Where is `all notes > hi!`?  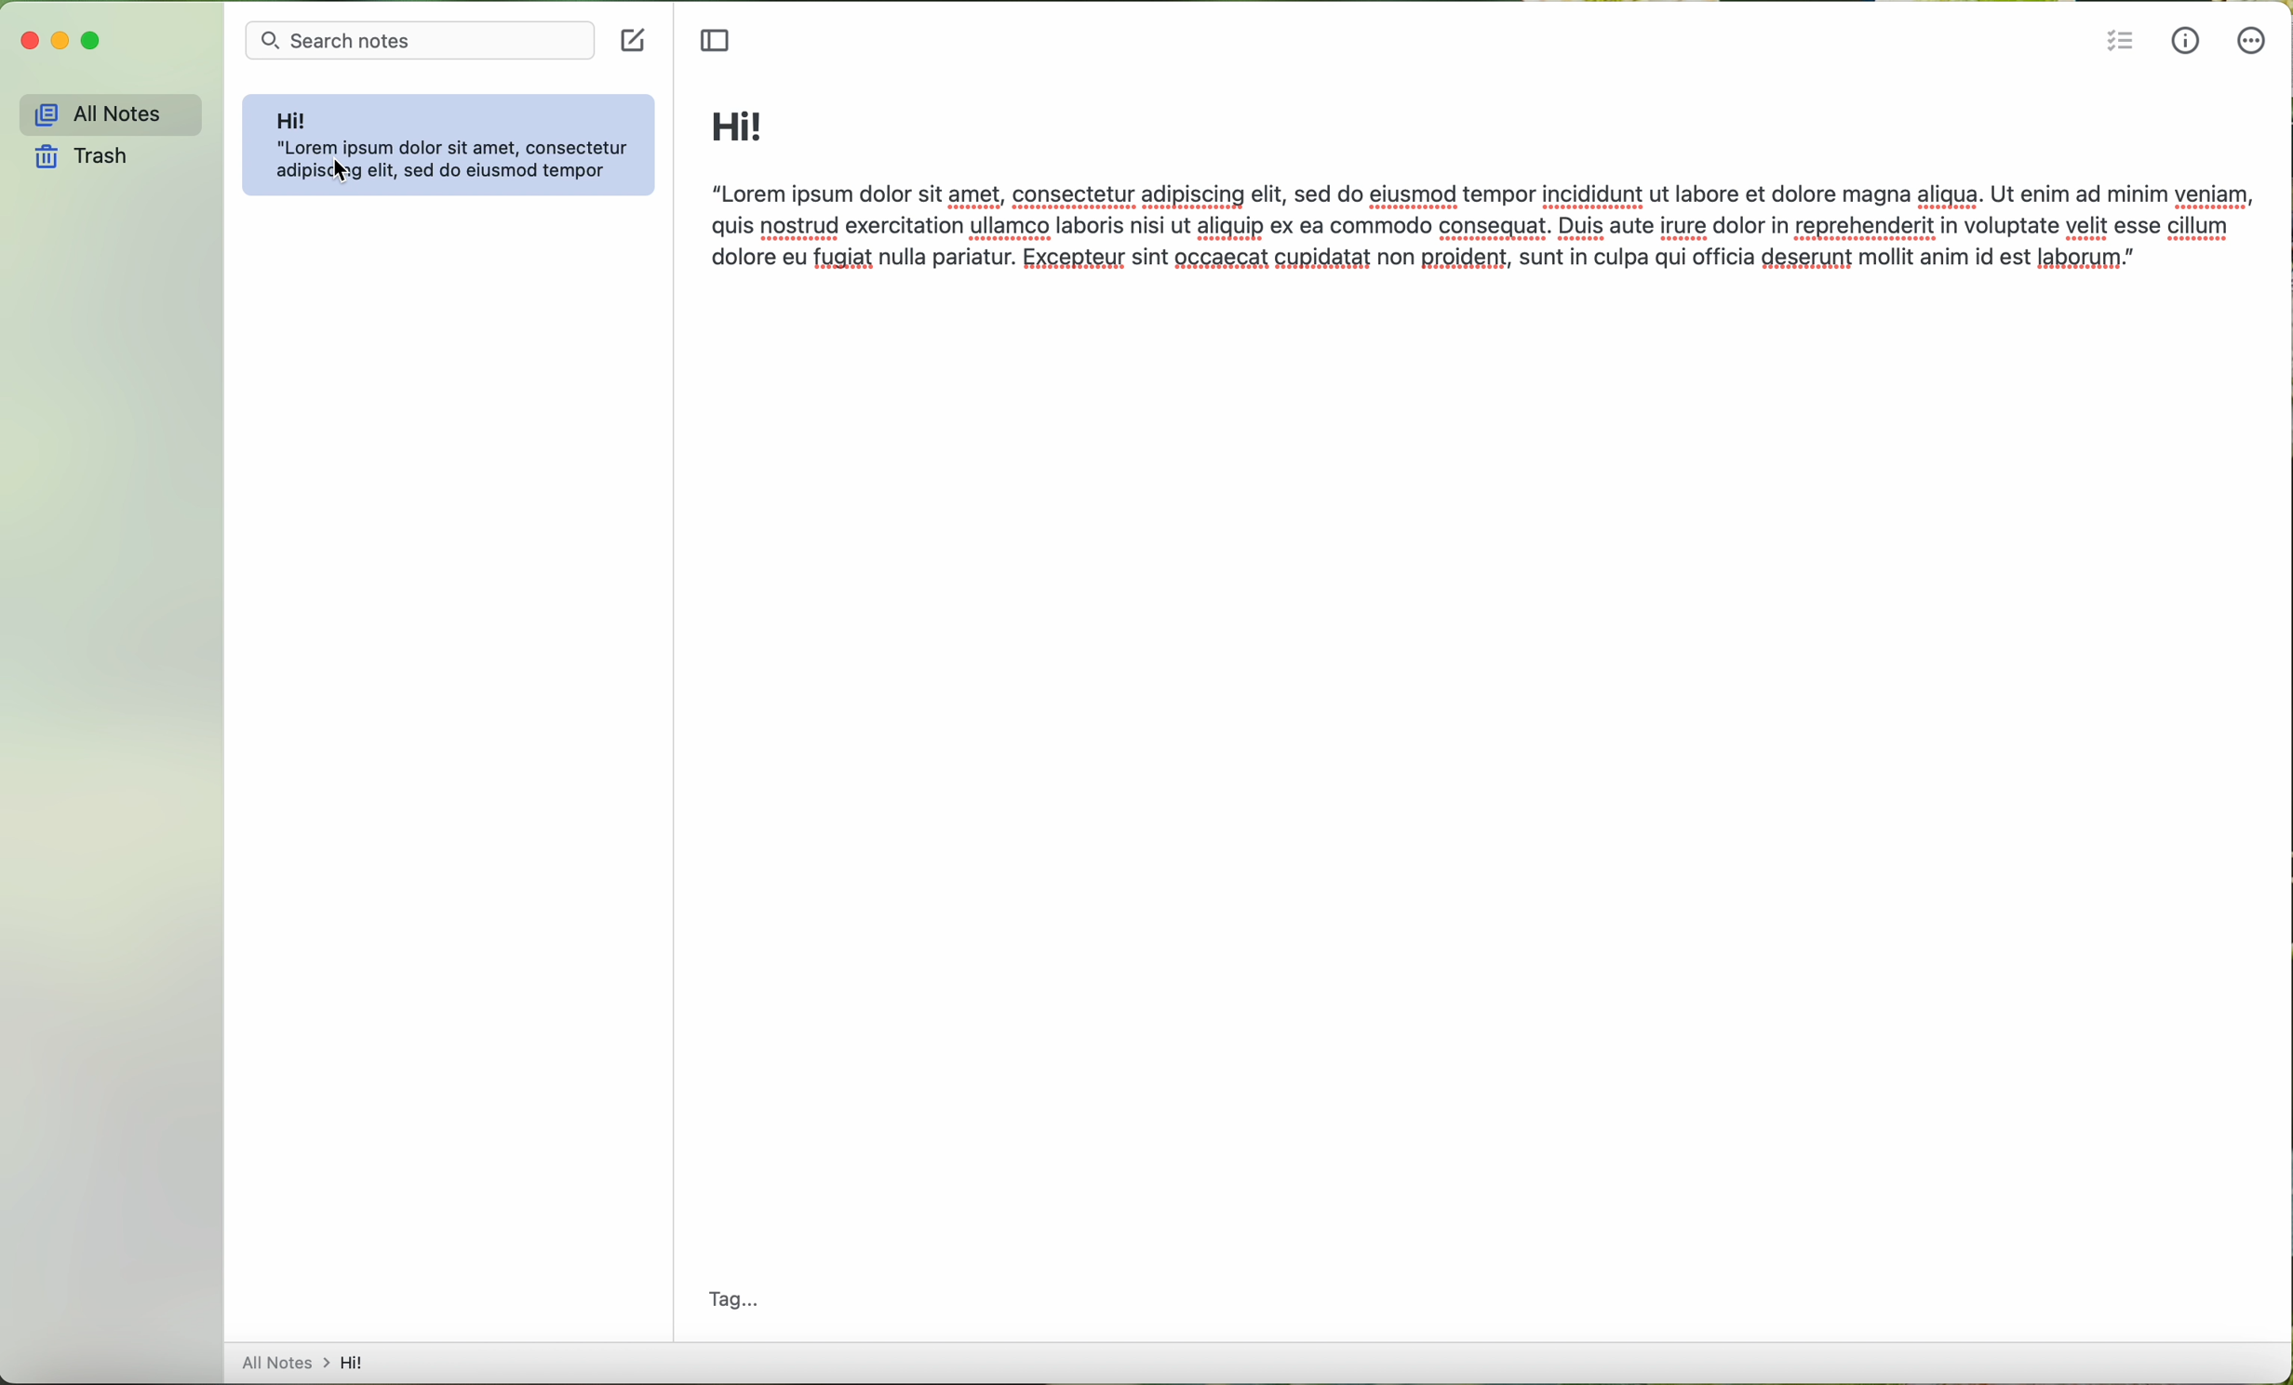
all notes > hi! is located at coordinates (308, 1360).